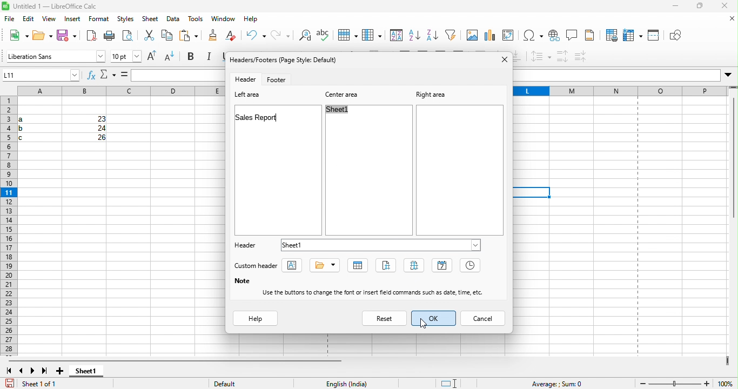 The width and height of the screenshot is (738, 389). Describe the element at coordinates (90, 36) in the screenshot. I see `export directly as pdf` at that location.